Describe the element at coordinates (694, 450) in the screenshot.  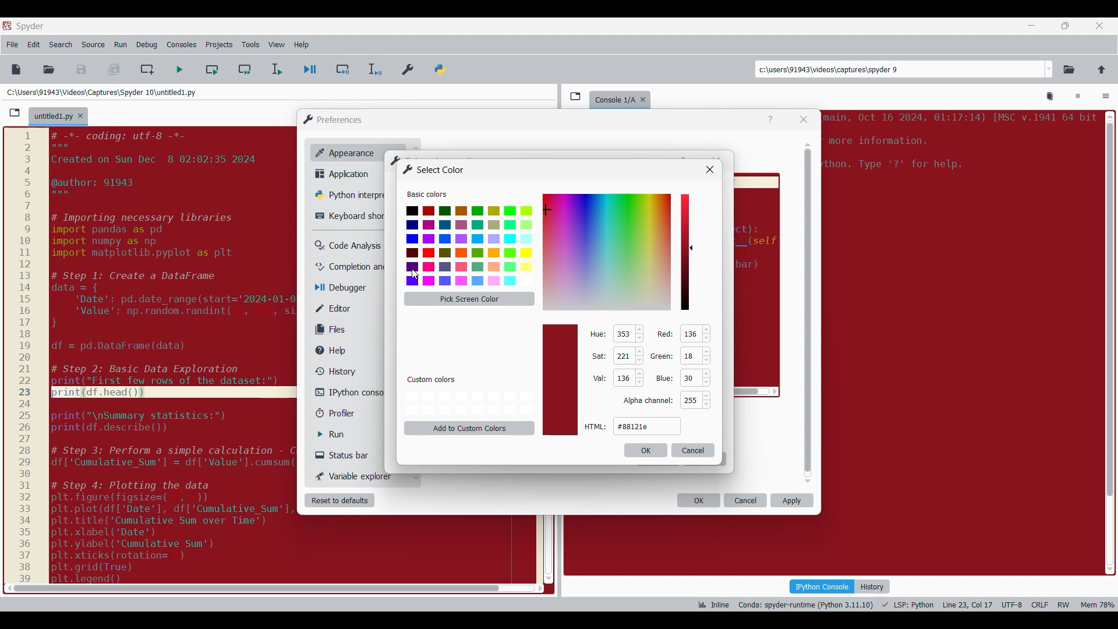
I see `Delete inputs made` at that location.